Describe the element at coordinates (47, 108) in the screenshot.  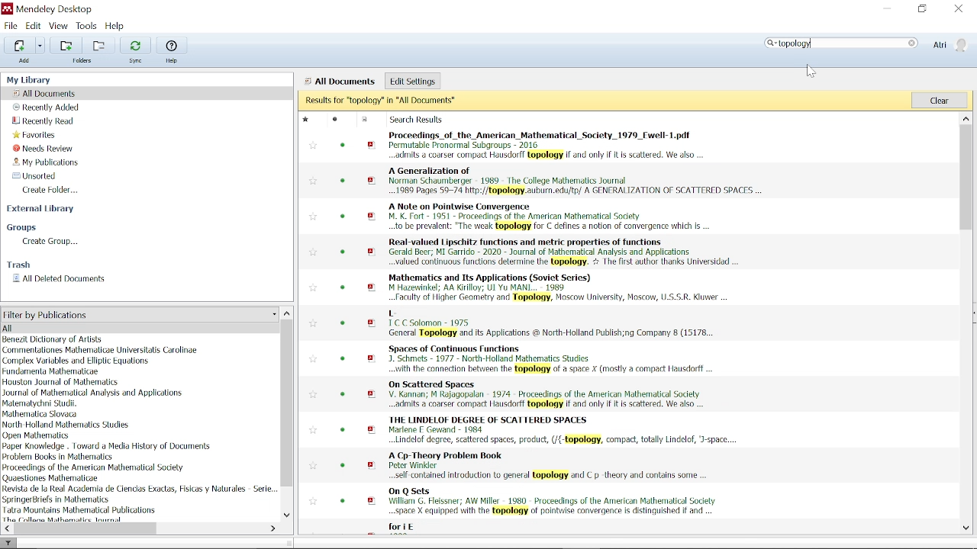
I see `Recently Added` at that location.